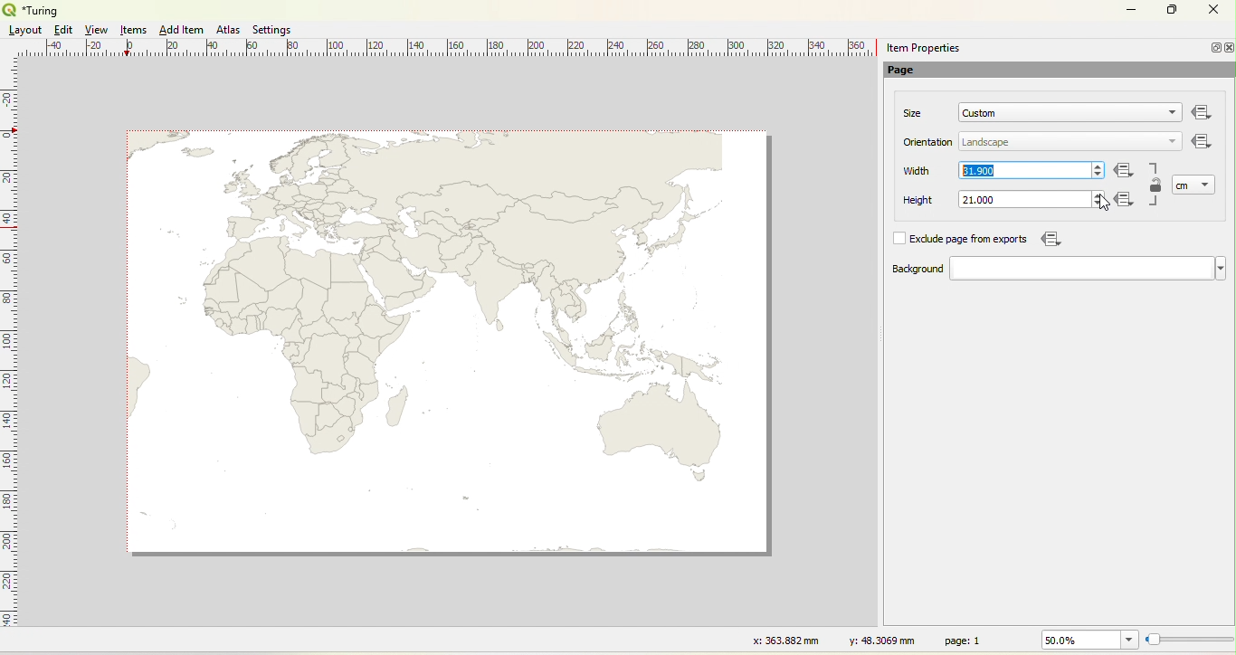 The image size is (1236, 655). Describe the element at coordinates (1087, 640) in the screenshot. I see `50.0%` at that location.